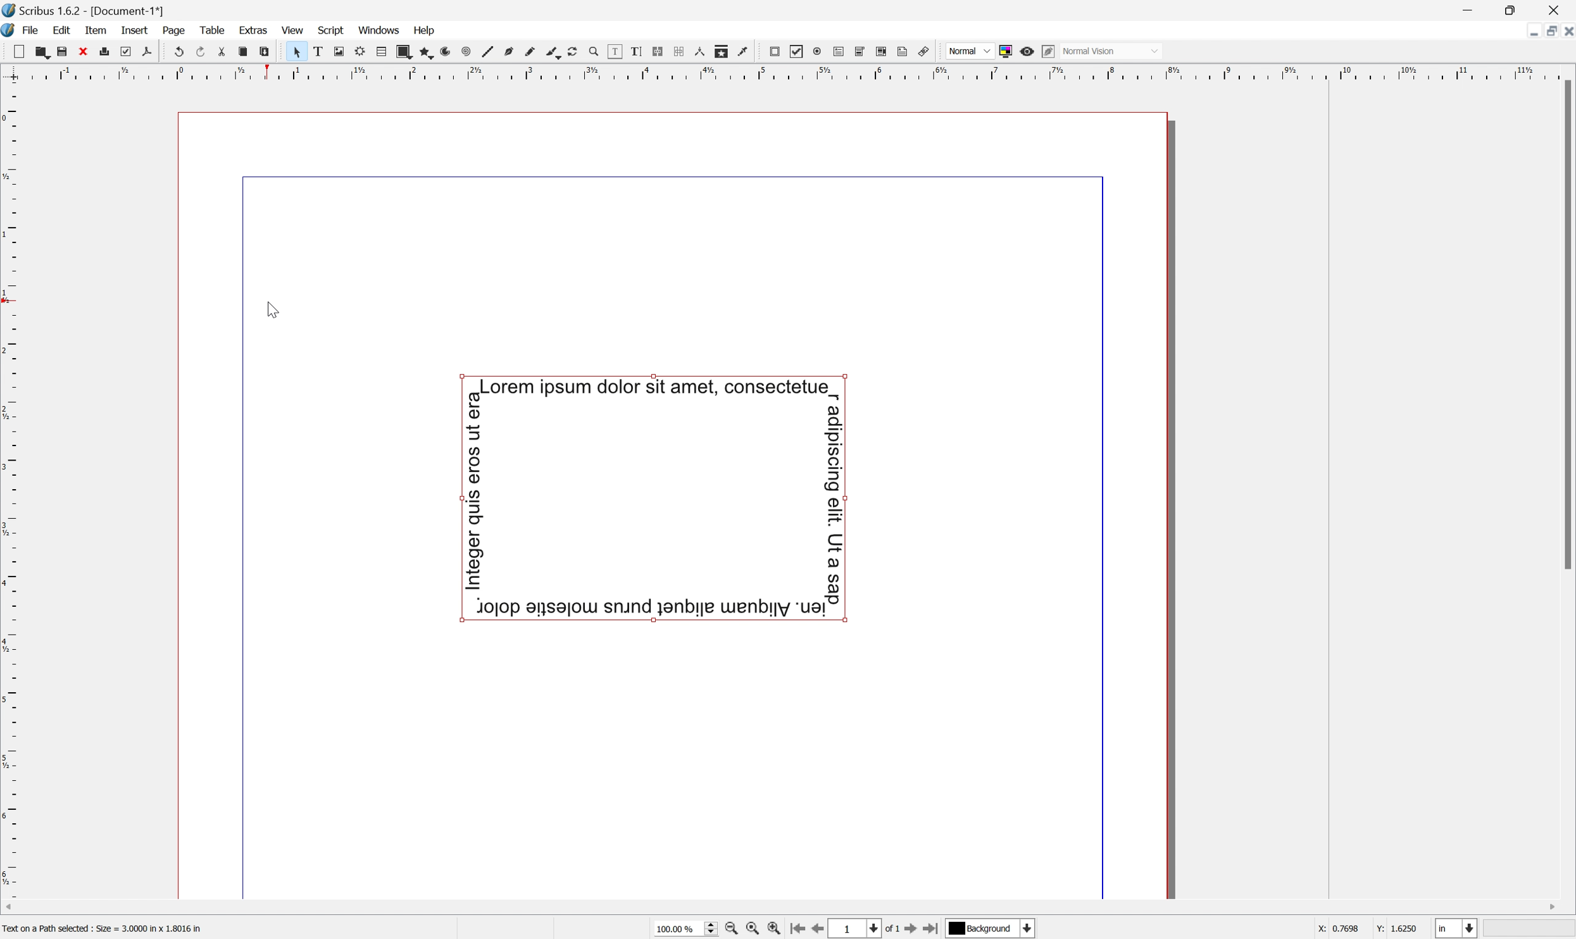  I want to click on Print, so click(104, 52).